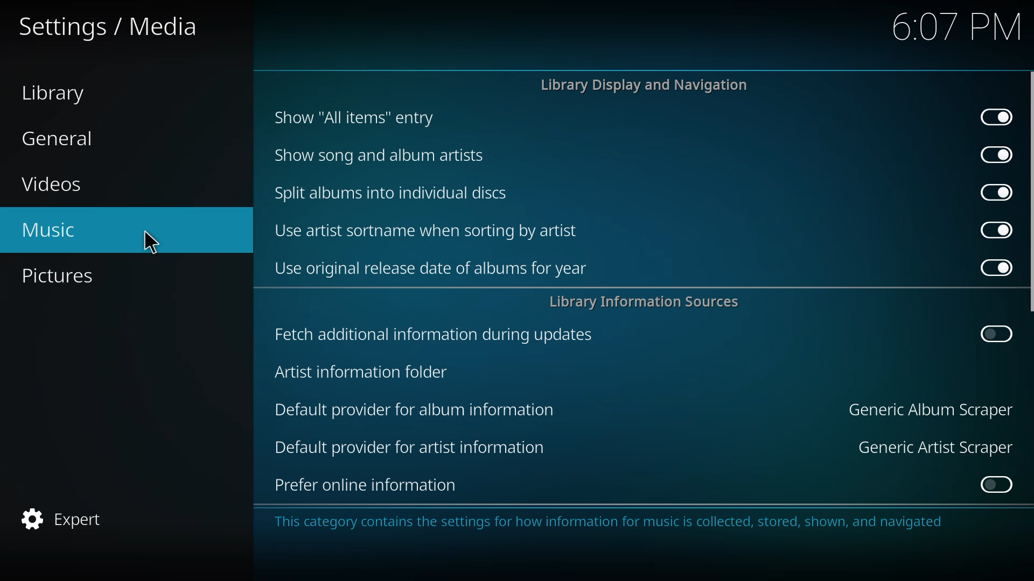 This screenshot has height=581, width=1034. I want to click on library info source, so click(651, 302).